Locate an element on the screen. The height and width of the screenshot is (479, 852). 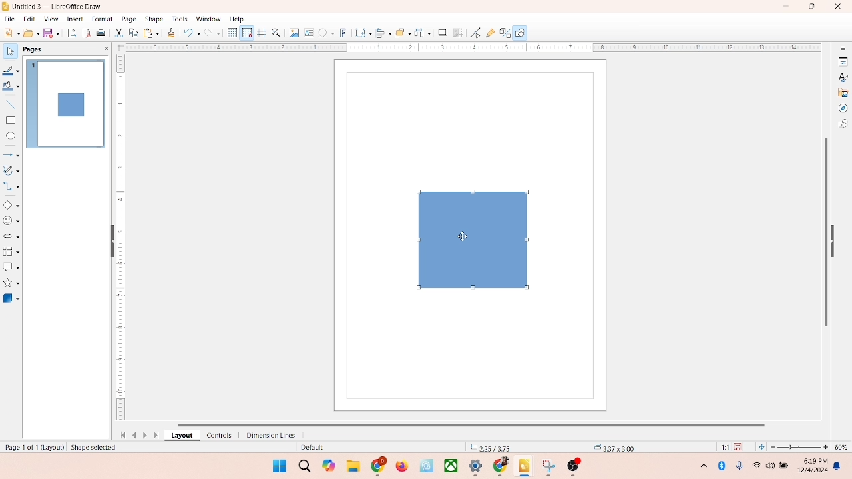
copy is located at coordinates (133, 34).